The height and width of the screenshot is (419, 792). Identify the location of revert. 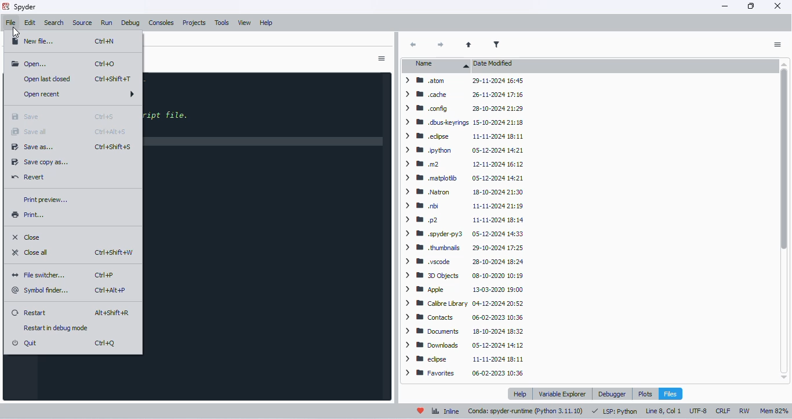
(28, 177).